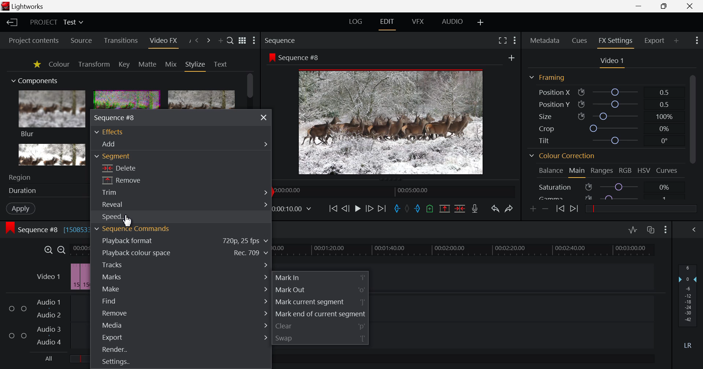  I want to click on Toggle audio levels editing, so click(633, 230).